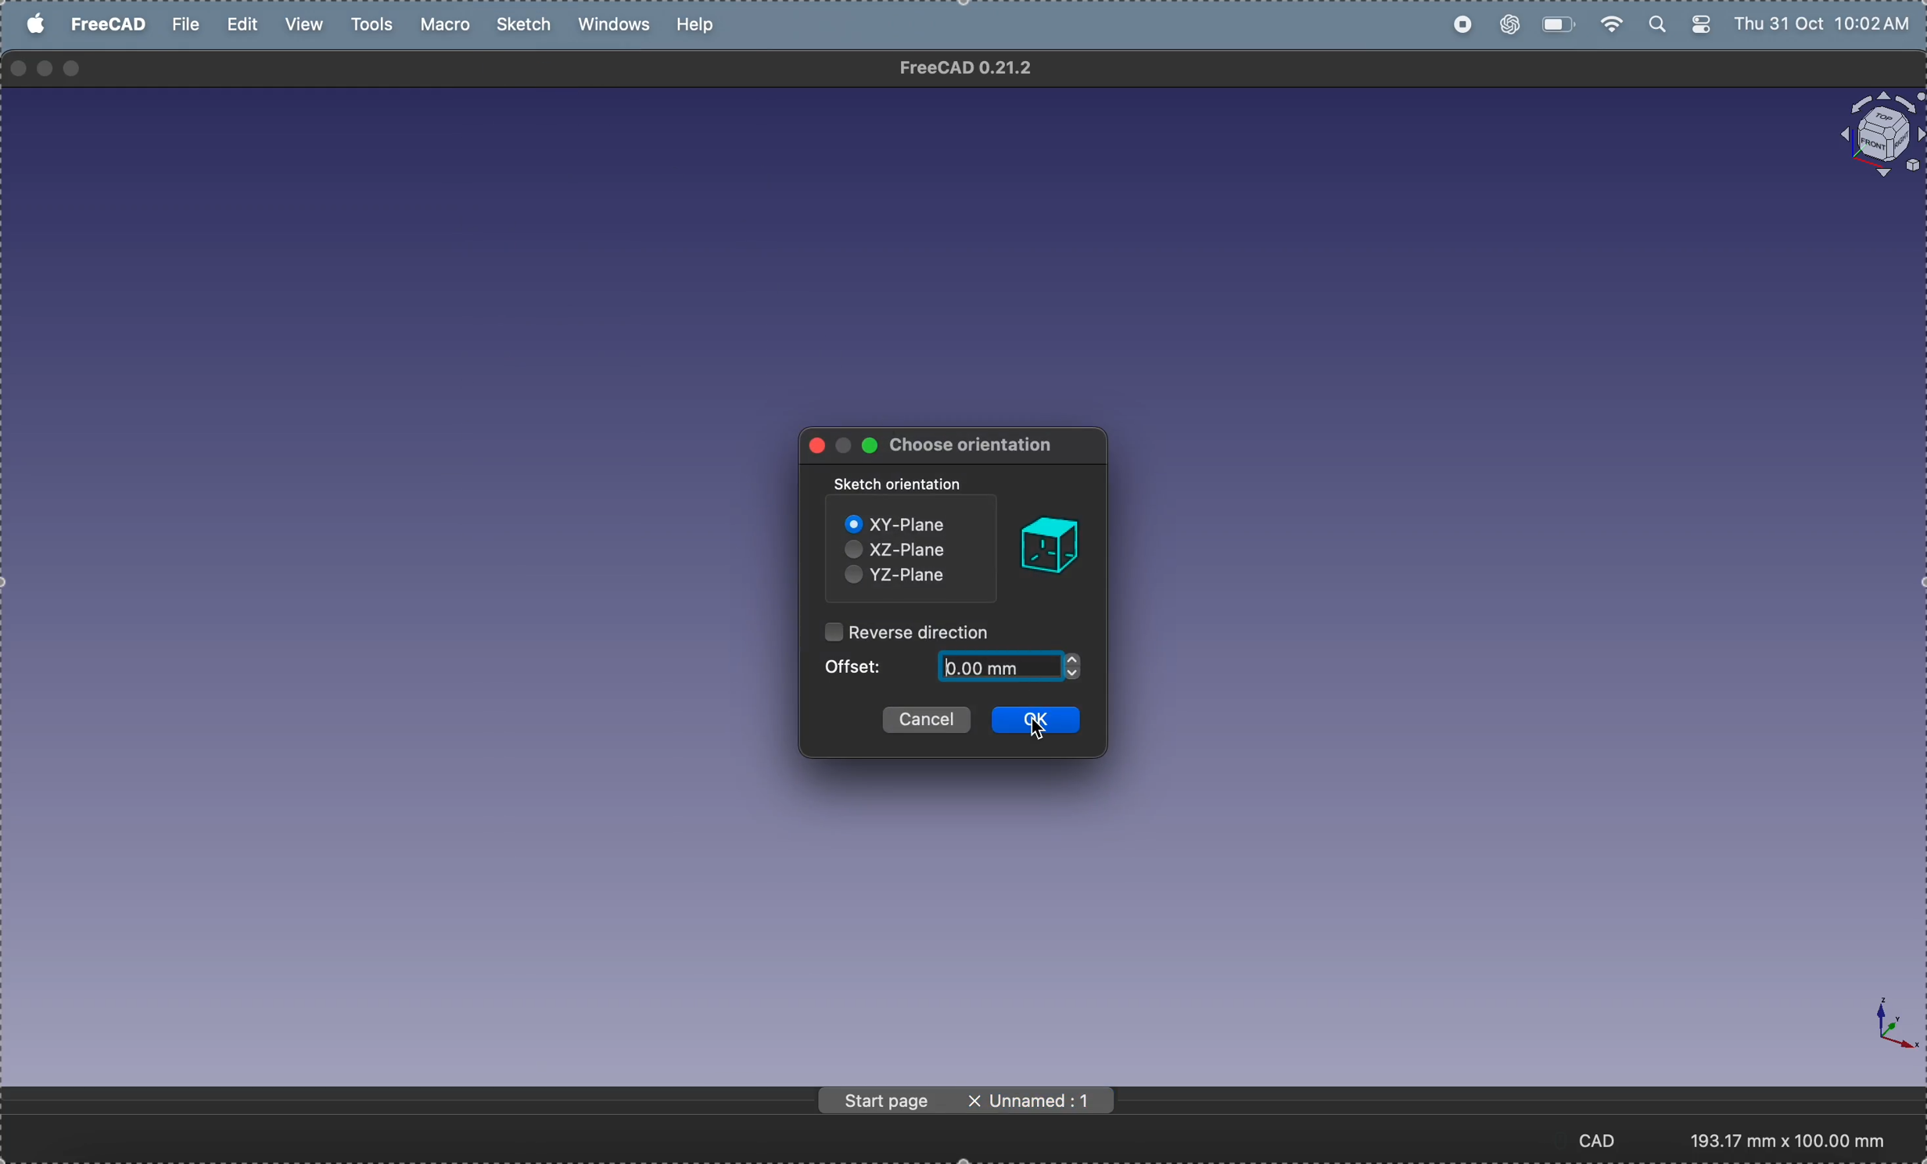 The height and width of the screenshot is (1164, 1927). What do you see at coordinates (74, 70) in the screenshot?
I see `maximize` at bounding box center [74, 70].